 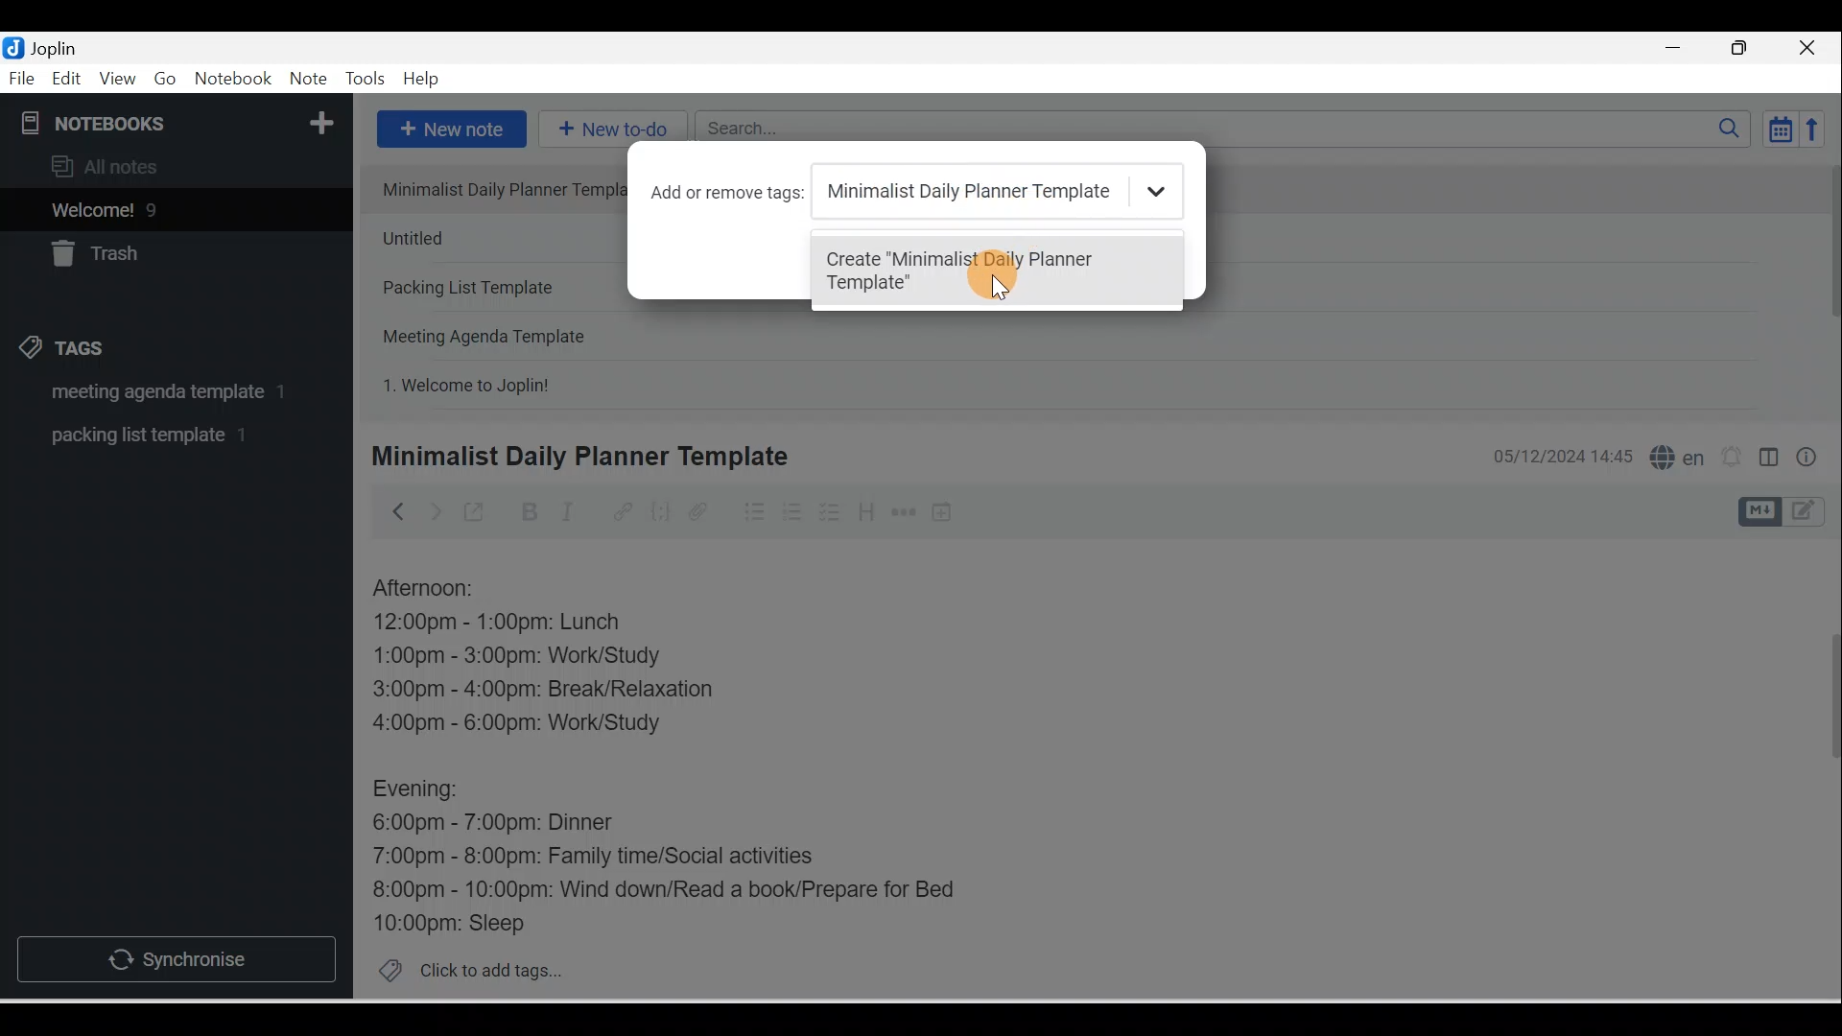 I want to click on Forward, so click(x=434, y=510).